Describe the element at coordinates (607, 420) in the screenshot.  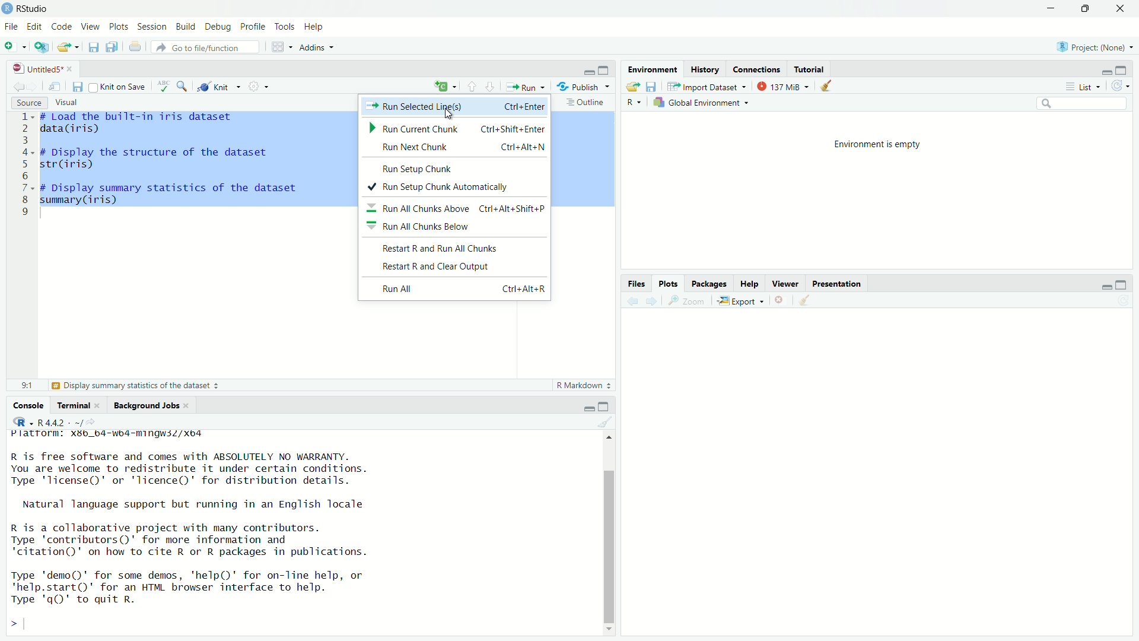
I see `Clear` at that location.